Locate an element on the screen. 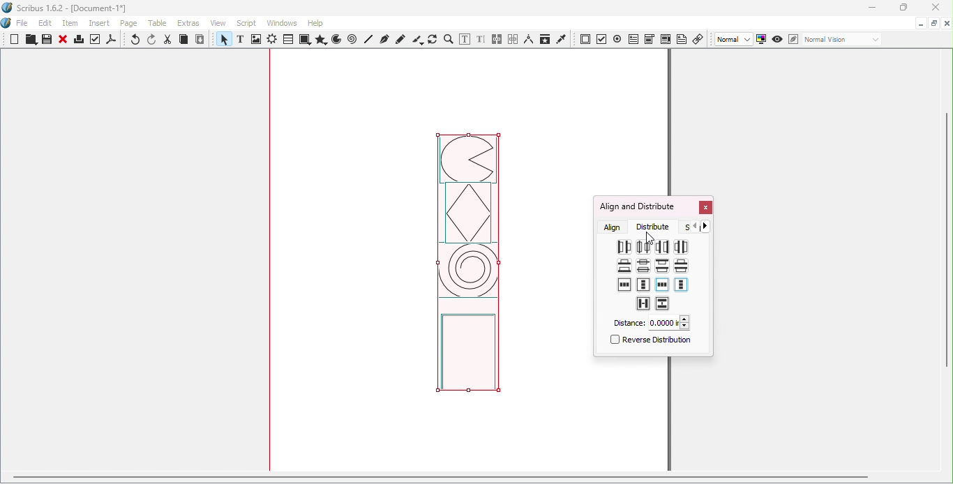 The height and width of the screenshot is (484, 953). Paste is located at coordinates (200, 40).